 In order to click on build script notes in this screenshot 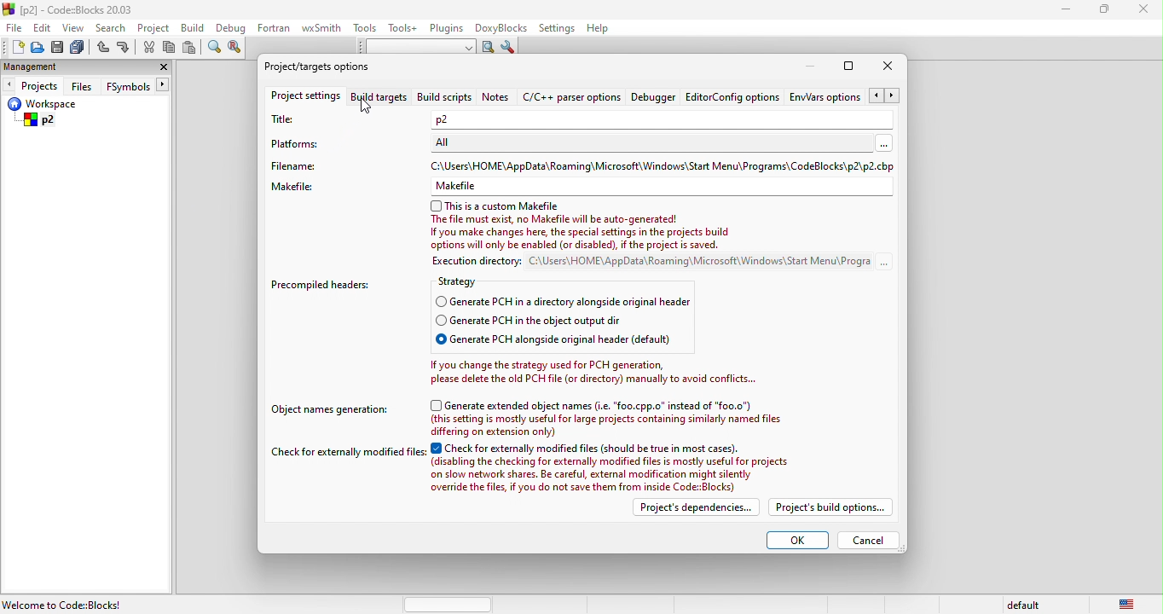, I will do `click(444, 98)`.